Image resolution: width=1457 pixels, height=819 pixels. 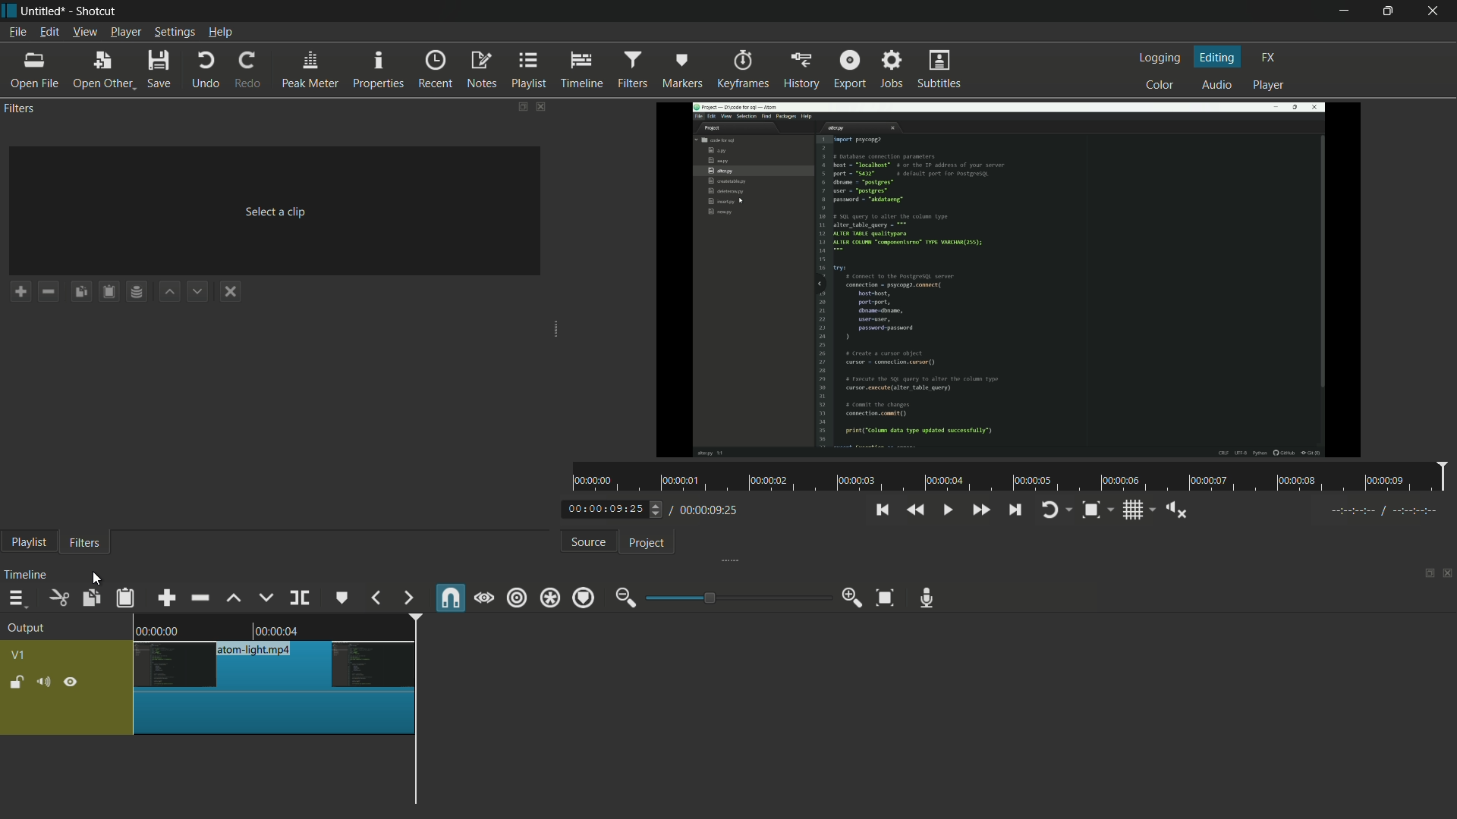 What do you see at coordinates (942, 71) in the screenshot?
I see `subtitles` at bounding box center [942, 71].